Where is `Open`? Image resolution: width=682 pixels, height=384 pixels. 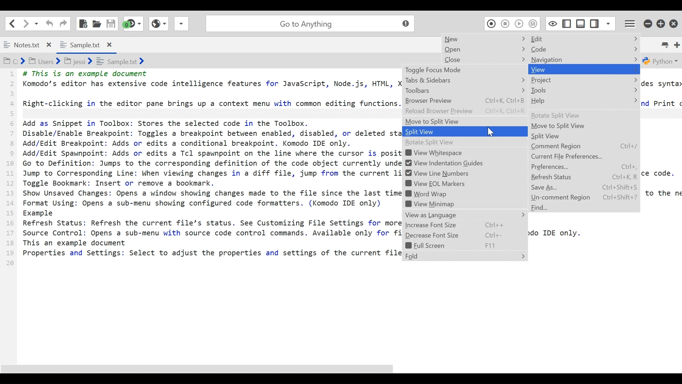 Open is located at coordinates (485, 50).